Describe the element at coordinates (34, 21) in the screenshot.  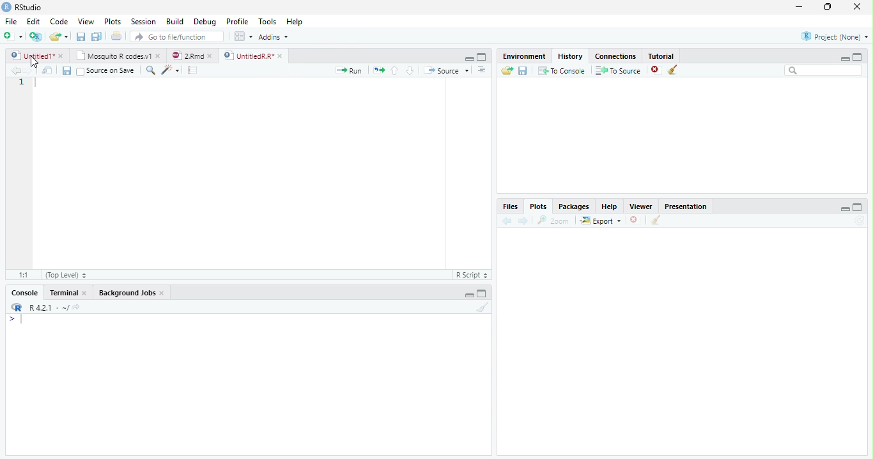
I see `Edit` at that location.